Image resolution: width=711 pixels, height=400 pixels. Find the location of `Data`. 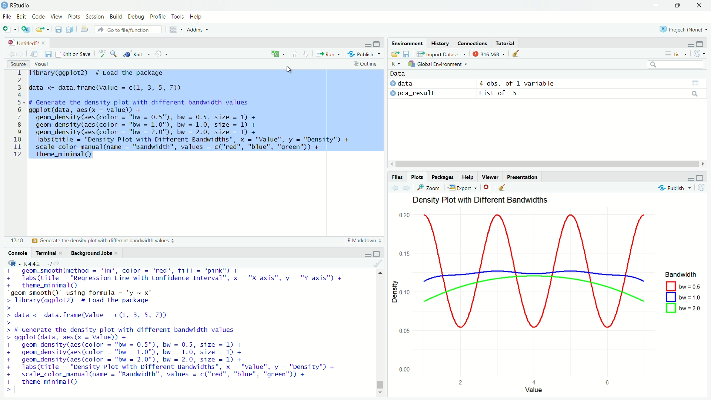

Data is located at coordinates (398, 74).